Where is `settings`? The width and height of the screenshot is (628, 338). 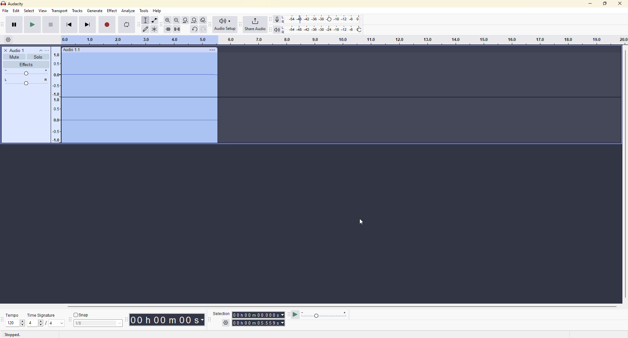
settings is located at coordinates (226, 323).